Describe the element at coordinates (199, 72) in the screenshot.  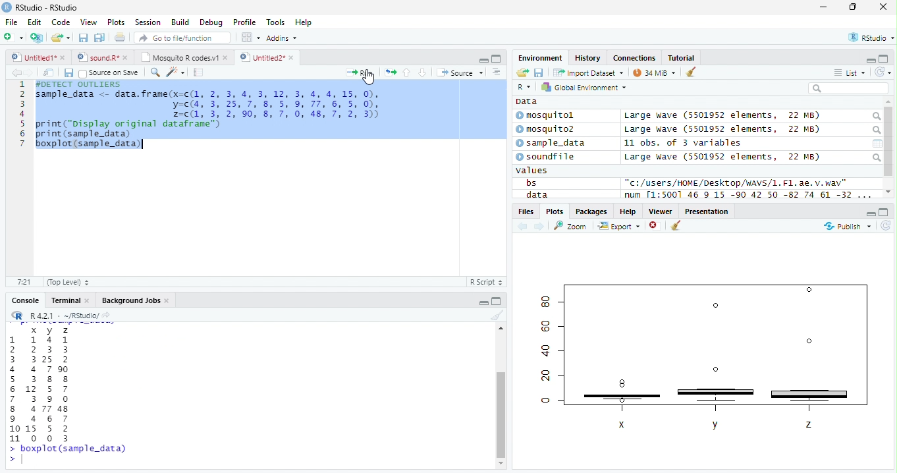
I see `Compile report` at that location.